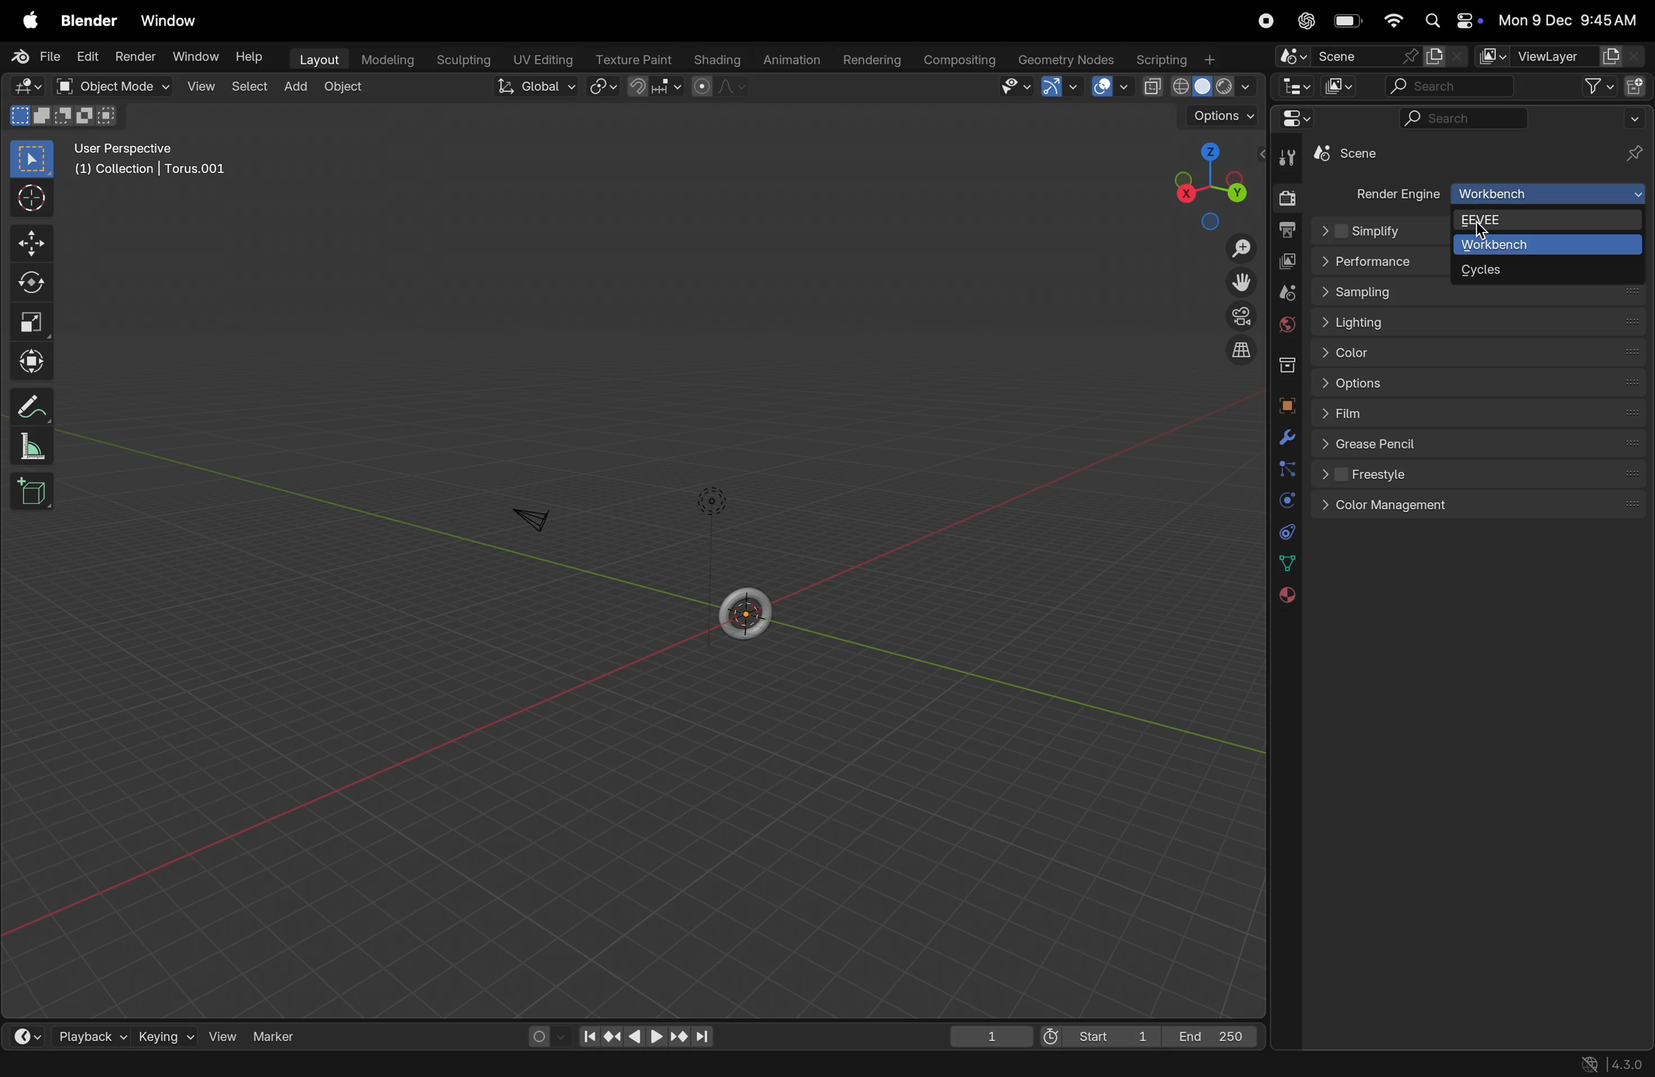 The image size is (1655, 1077). What do you see at coordinates (543, 58) in the screenshot?
I see `Uv editing` at bounding box center [543, 58].